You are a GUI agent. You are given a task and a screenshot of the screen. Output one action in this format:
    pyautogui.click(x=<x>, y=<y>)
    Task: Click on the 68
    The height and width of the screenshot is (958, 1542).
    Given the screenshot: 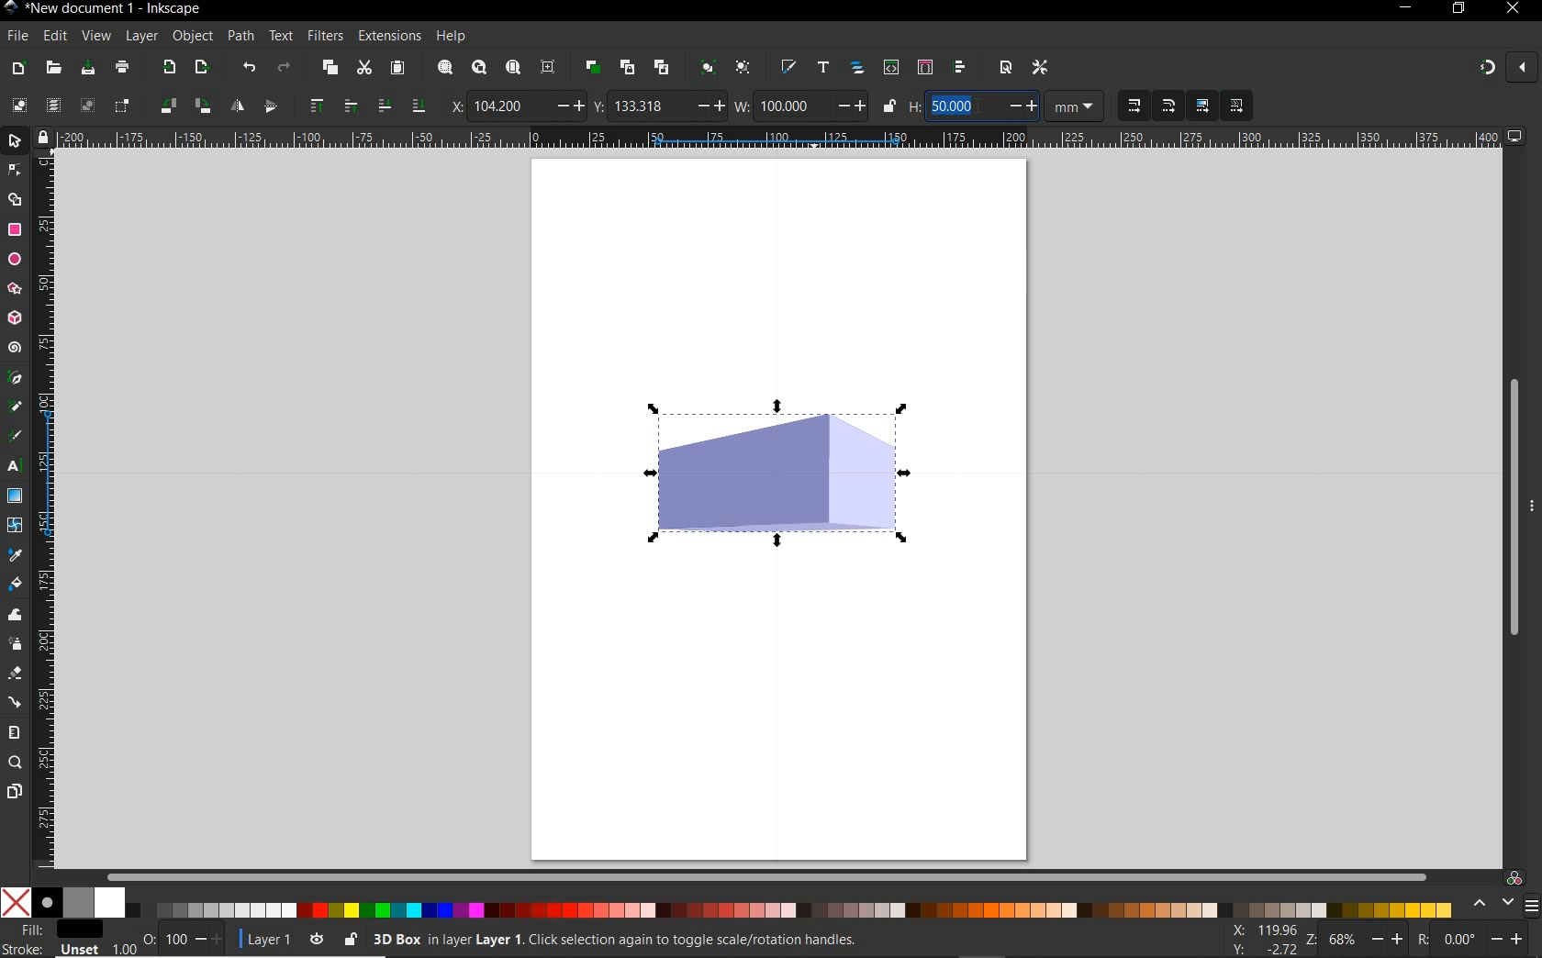 What is the action you would take?
    pyautogui.click(x=1345, y=941)
    